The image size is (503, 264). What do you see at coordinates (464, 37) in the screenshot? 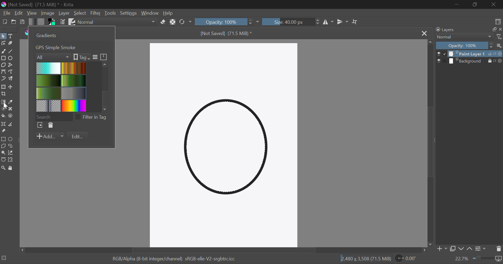
I see `Normal` at bounding box center [464, 37].